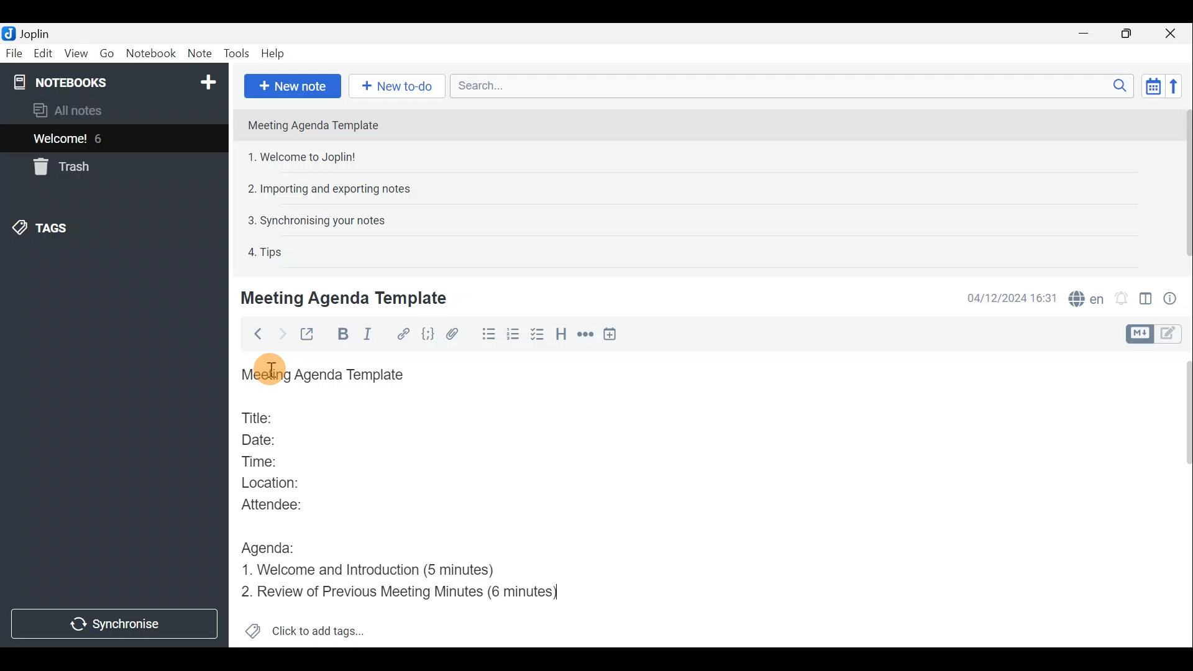  I want to click on Review of Previous Meeting Minutes (6 minutes), so click(411, 591).